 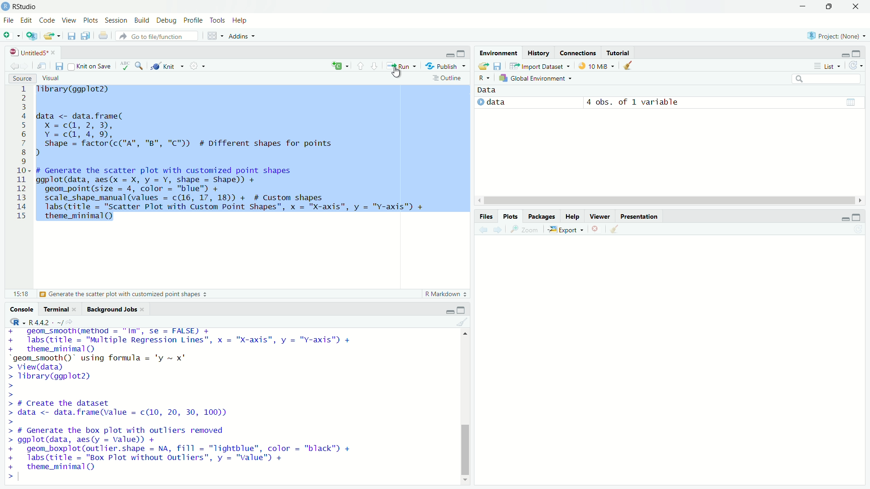 What do you see at coordinates (22, 153) in the screenshot?
I see `Line numbers` at bounding box center [22, 153].